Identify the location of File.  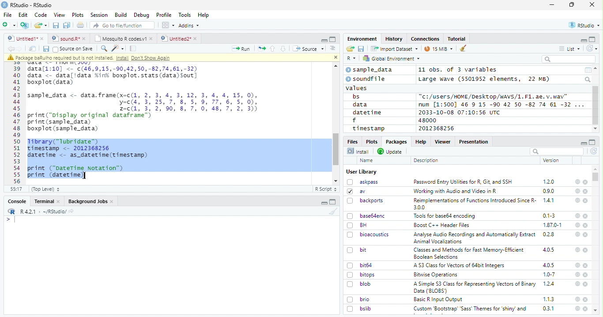
(7, 15).